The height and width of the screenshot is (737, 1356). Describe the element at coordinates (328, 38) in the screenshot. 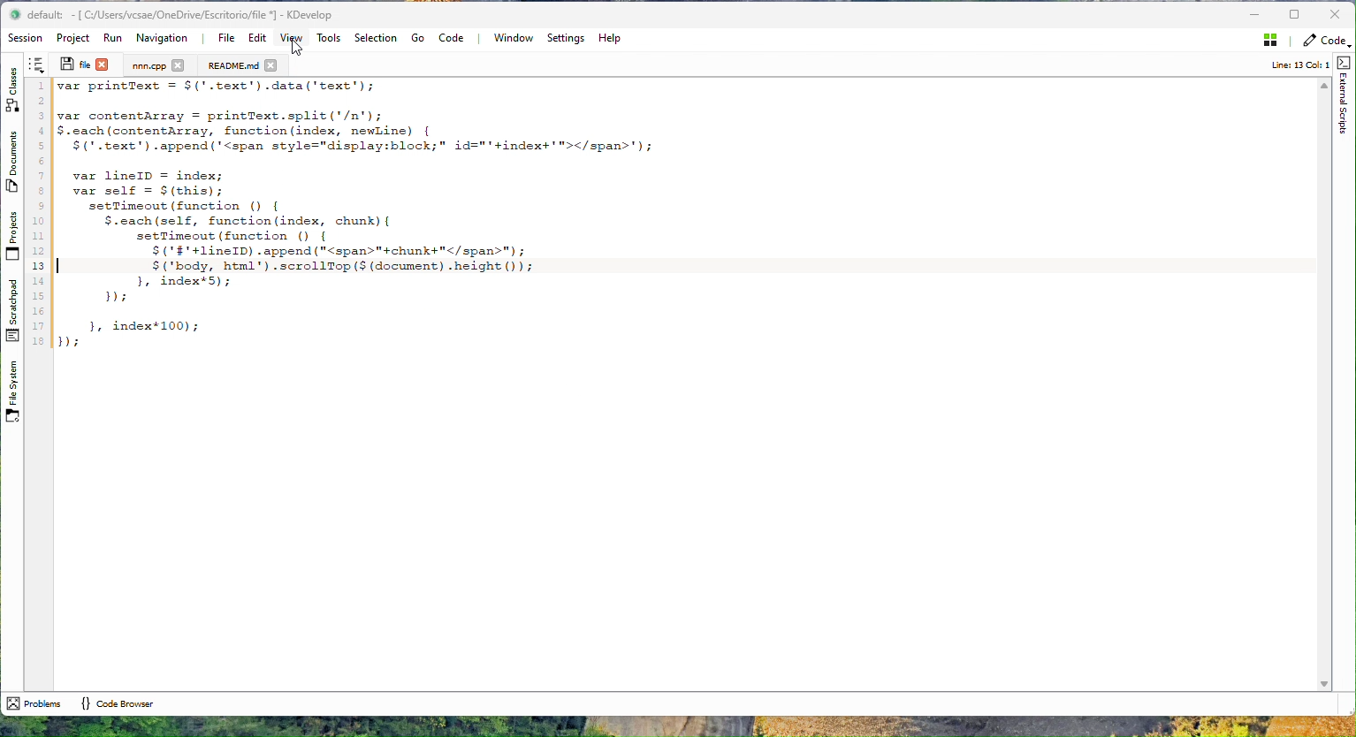

I see `Tools` at that location.